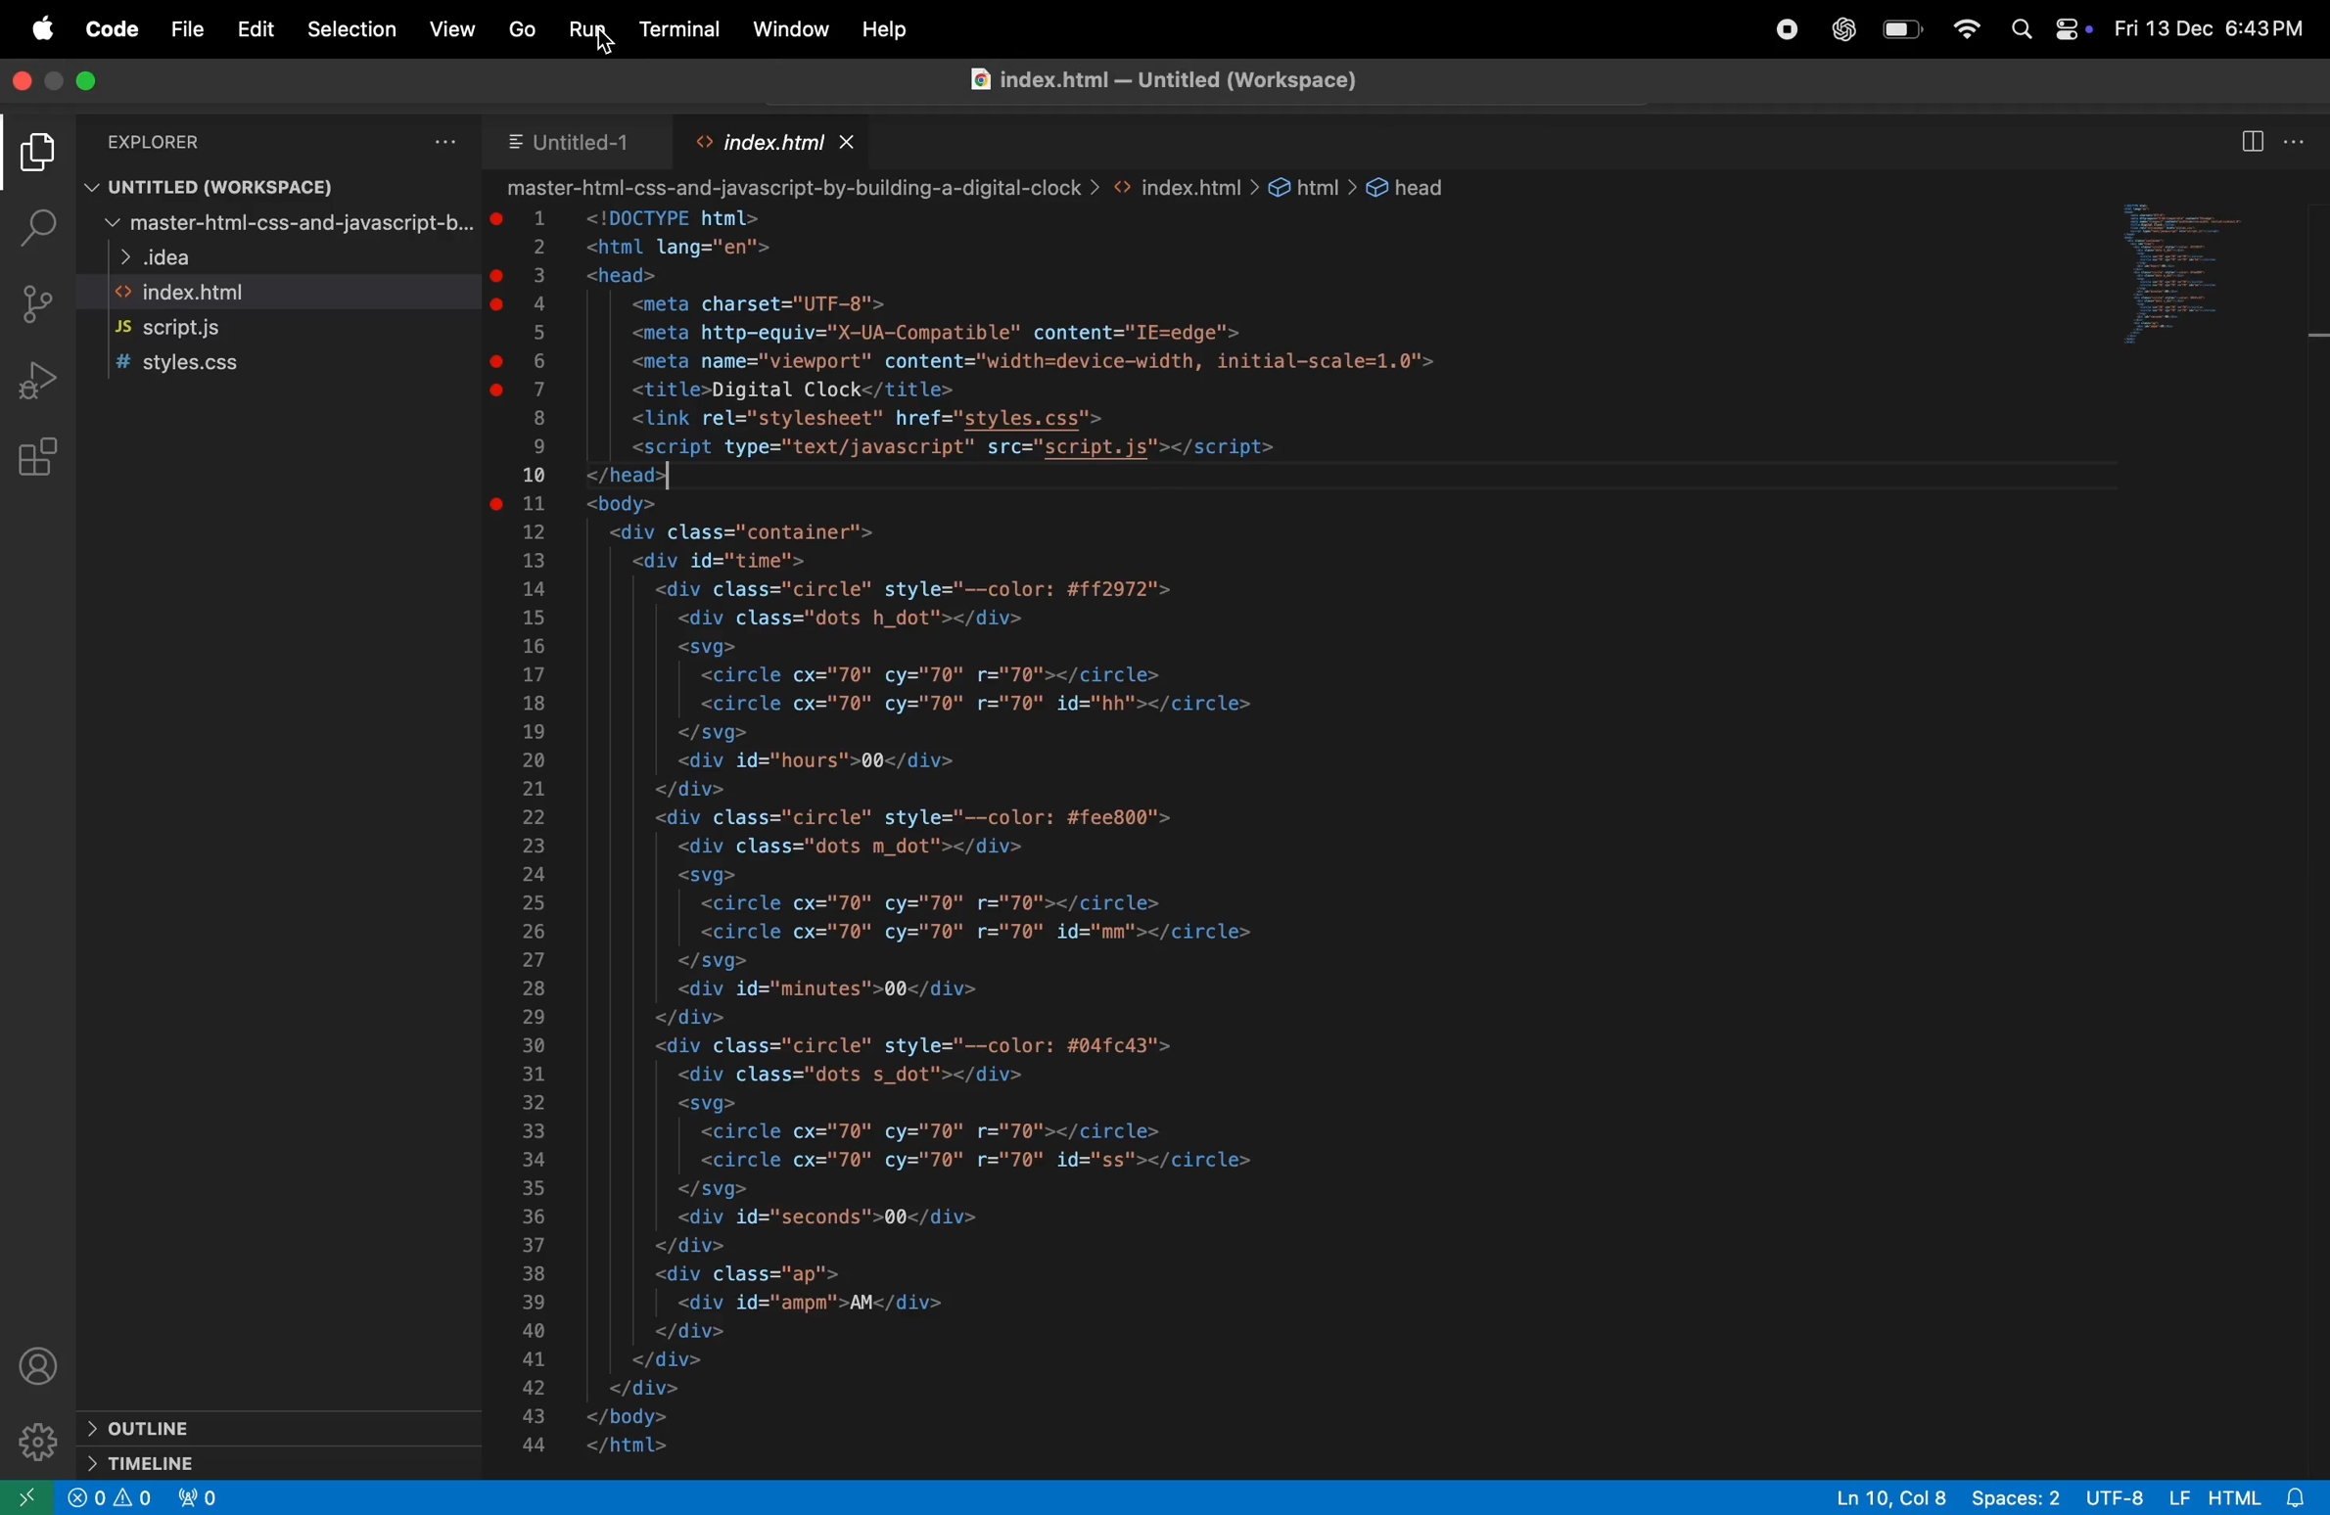 Image resolution: width=2330 pixels, height=1515 pixels. Describe the element at coordinates (2120, 1496) in the screenshot. I see `UTF 8` at that location.